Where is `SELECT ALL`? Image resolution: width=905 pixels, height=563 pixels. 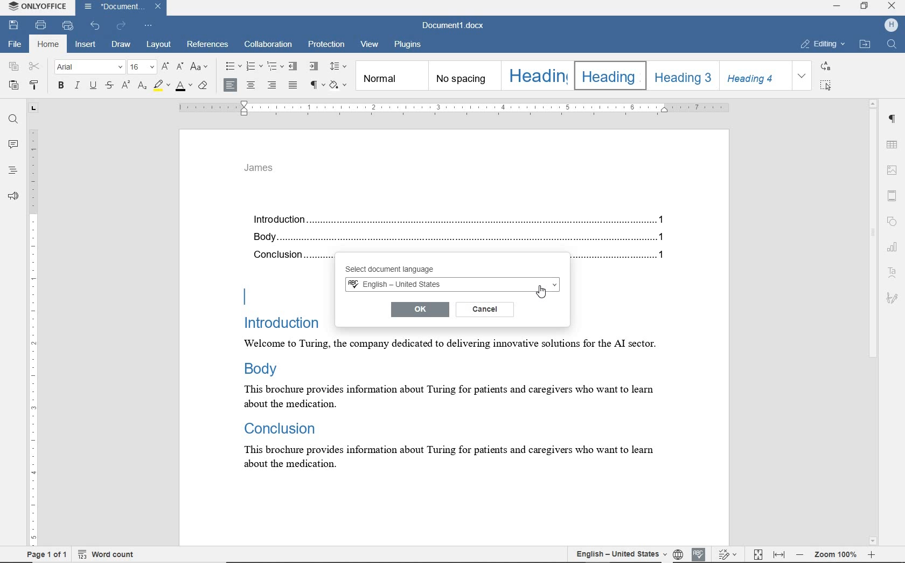 SELECT ALL is located at coordinates (827, 85).